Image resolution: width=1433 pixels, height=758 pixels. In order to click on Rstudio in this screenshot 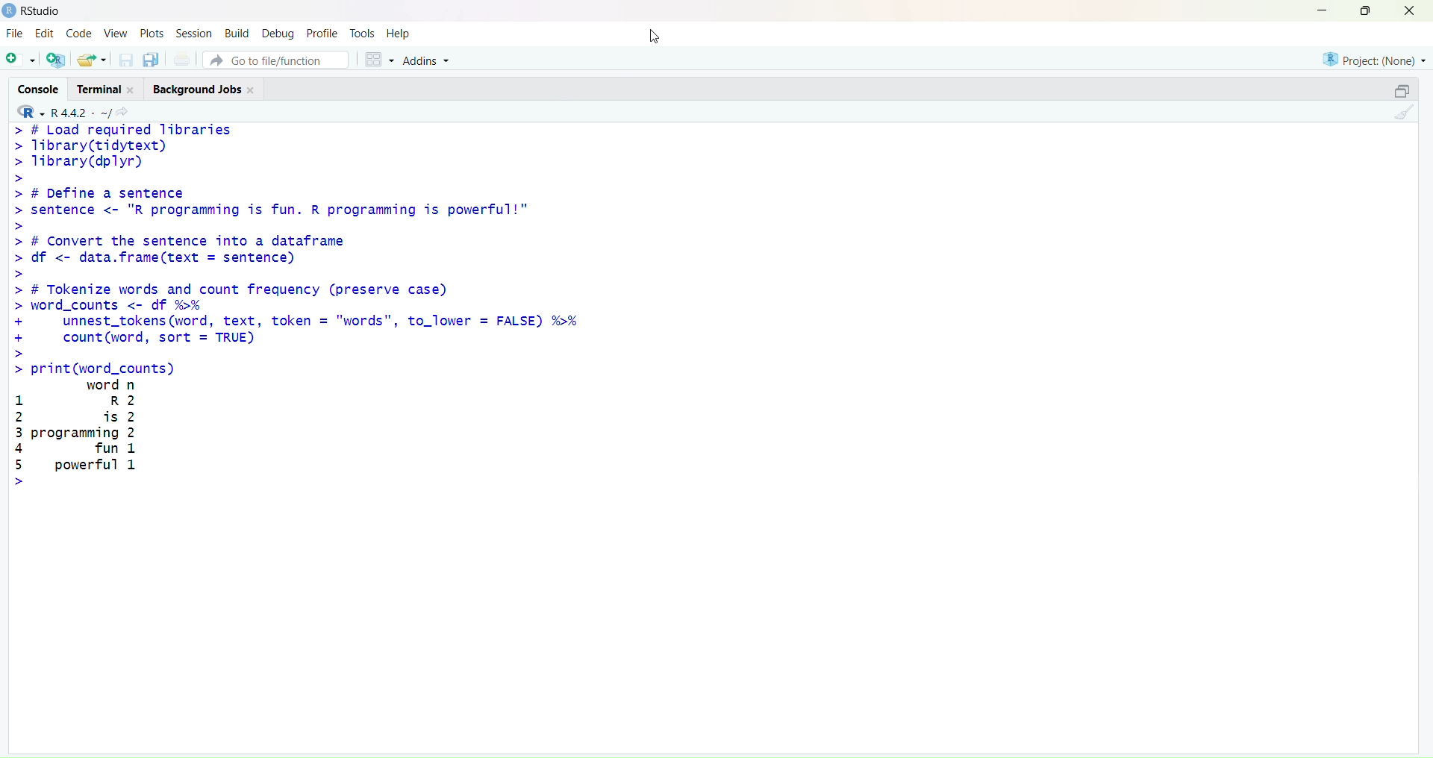, I will do `click(34, 11)`.